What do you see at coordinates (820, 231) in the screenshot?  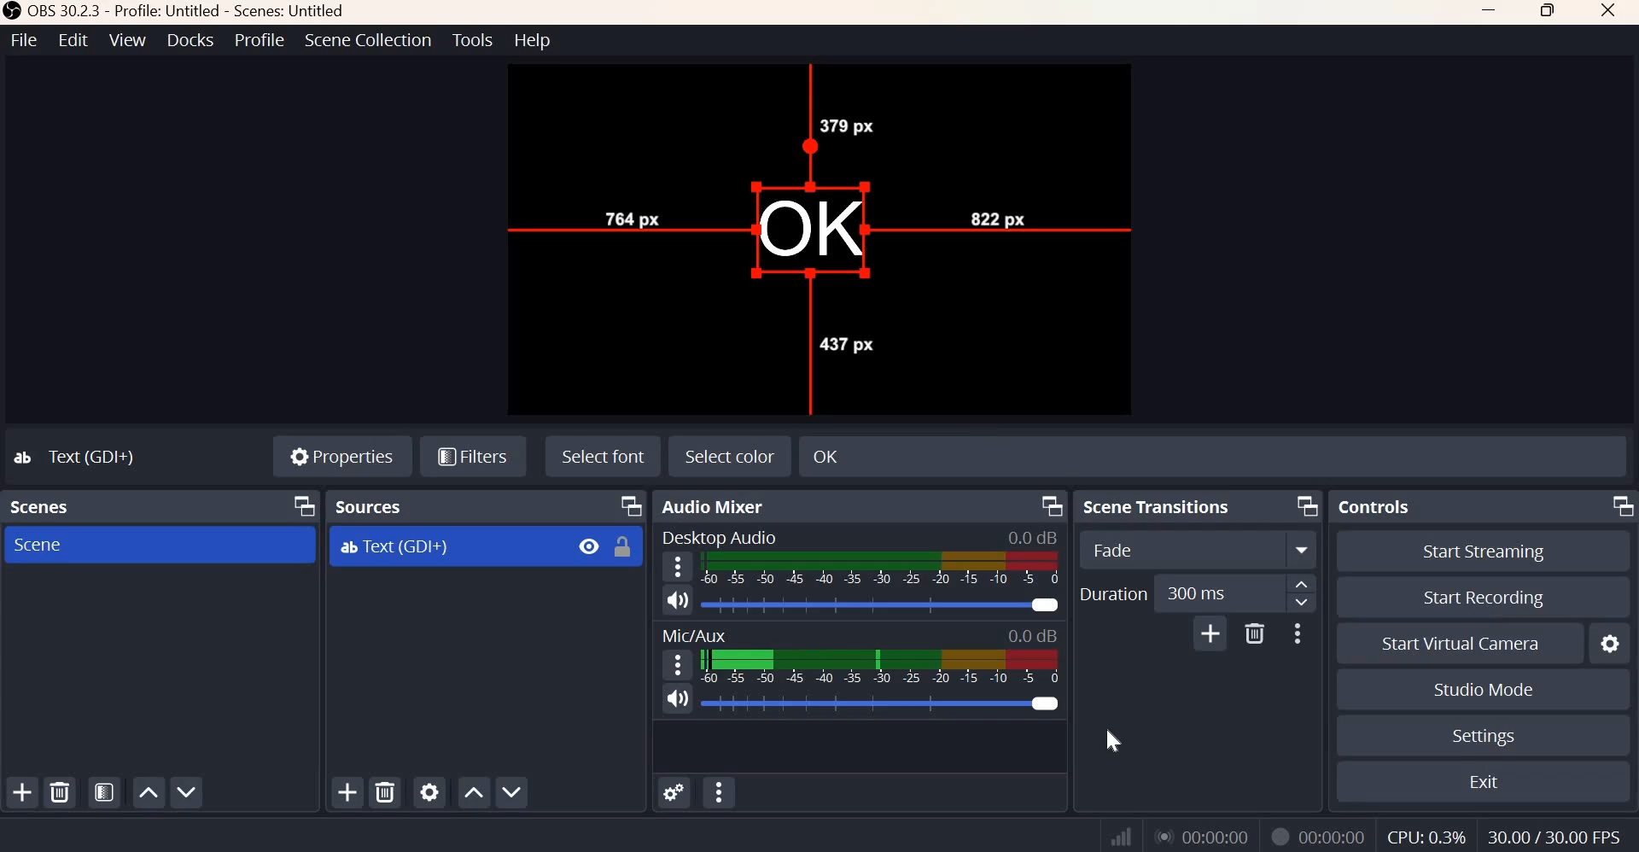 I see `move cursor` at bounding box center [820, 231].